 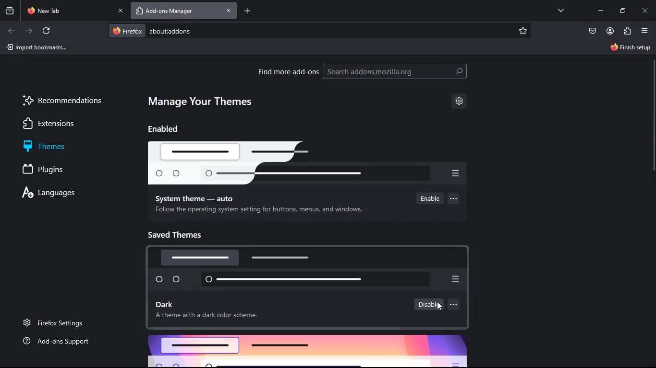 What do you see at coordinates (645, 11) in the screenshot?
I see `close` at bounding box center [645, 11].